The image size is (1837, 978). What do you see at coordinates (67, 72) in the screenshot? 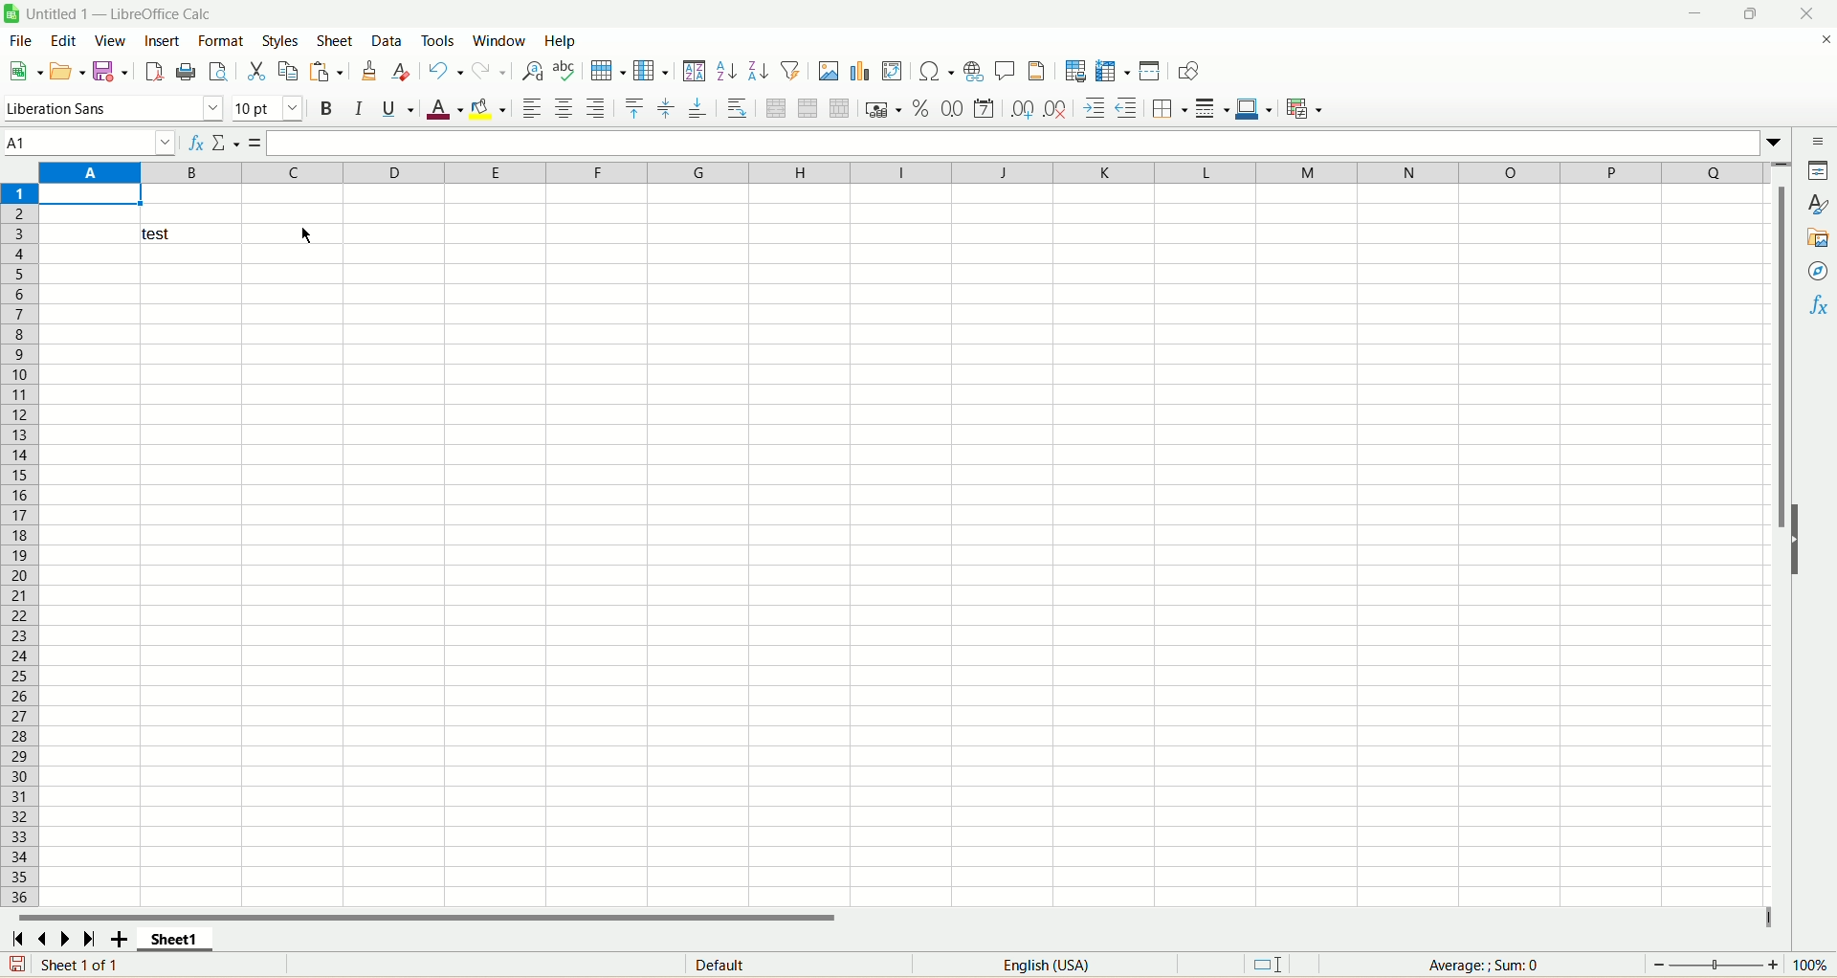
I see `open` at bounding box center [67, 72].